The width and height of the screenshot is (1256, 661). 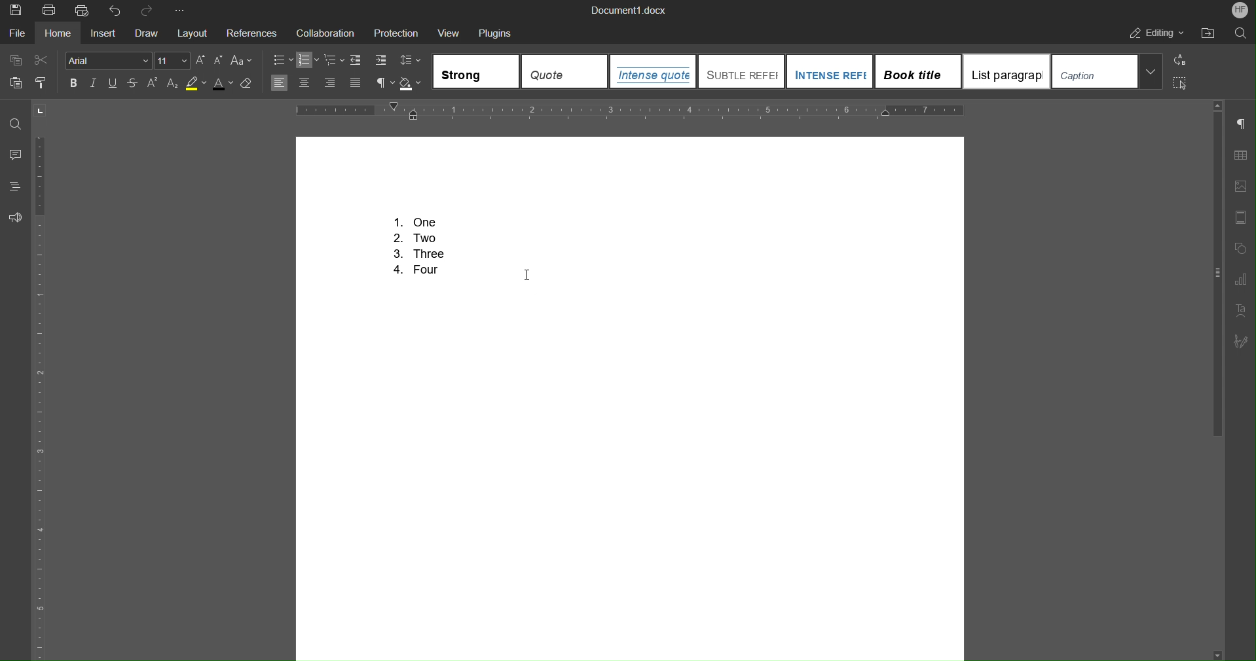 What do you see at coordinates (92, 84) in the screenshot?
I see `Italics` at bounding box center [92, 84].